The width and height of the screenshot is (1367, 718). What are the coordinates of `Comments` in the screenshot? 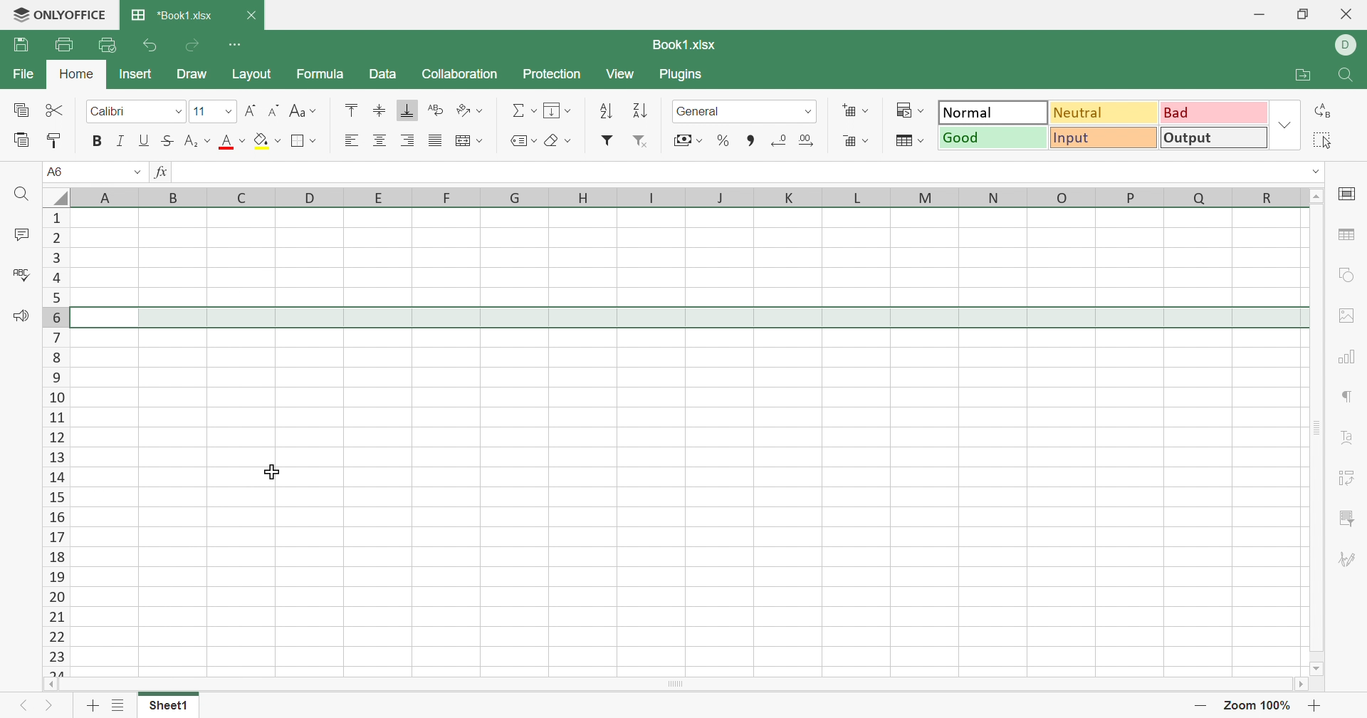 It's located at (19, 234).